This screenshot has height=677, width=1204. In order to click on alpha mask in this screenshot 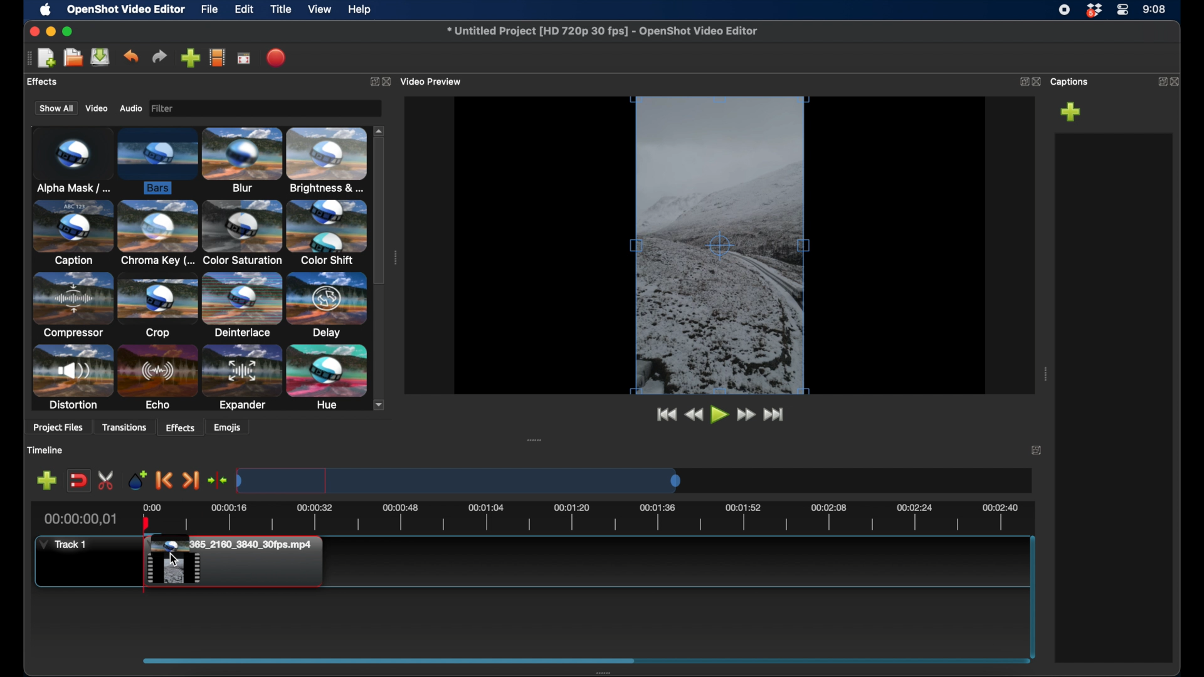, I will do `click(71, 159)`.